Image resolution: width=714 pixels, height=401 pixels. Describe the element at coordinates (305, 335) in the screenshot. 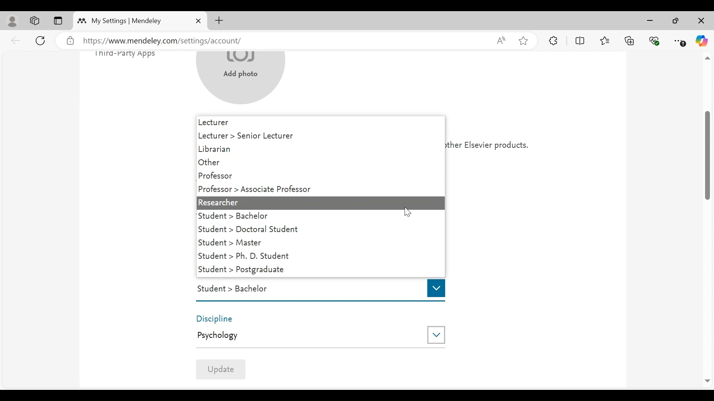

I see `Psychology` at that location.